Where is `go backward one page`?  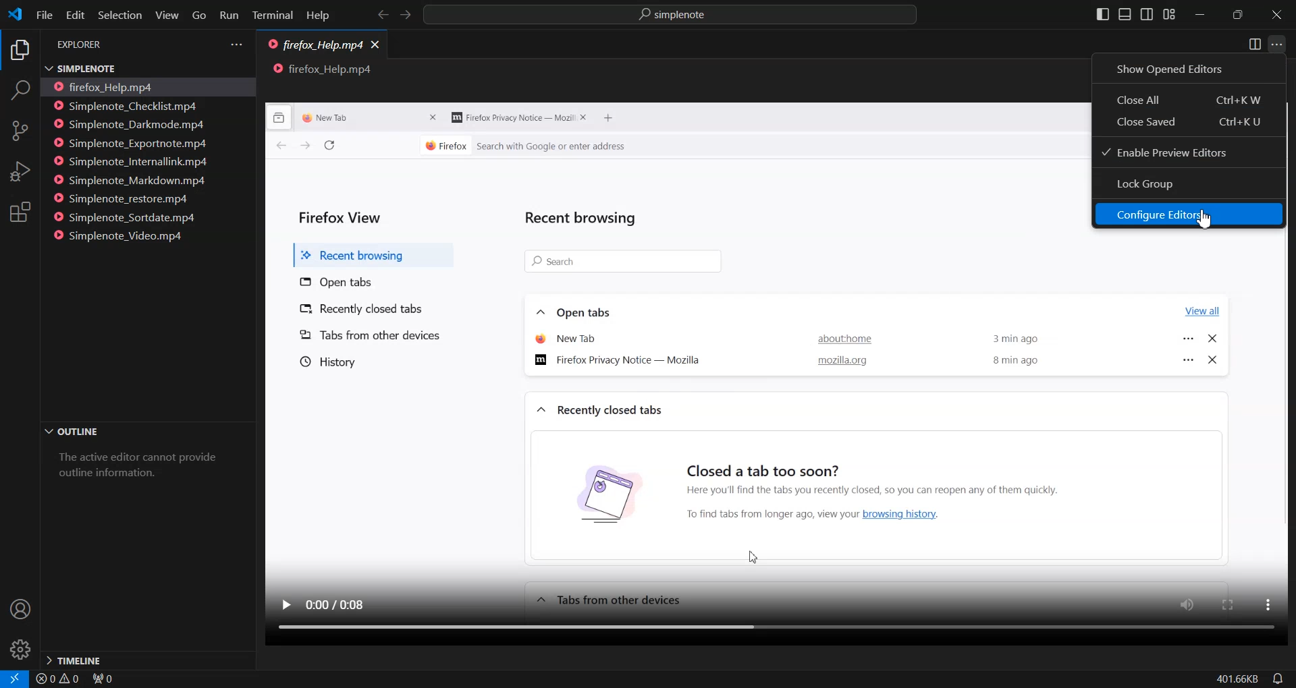
go backward one page is located at coordinates (275, 147).